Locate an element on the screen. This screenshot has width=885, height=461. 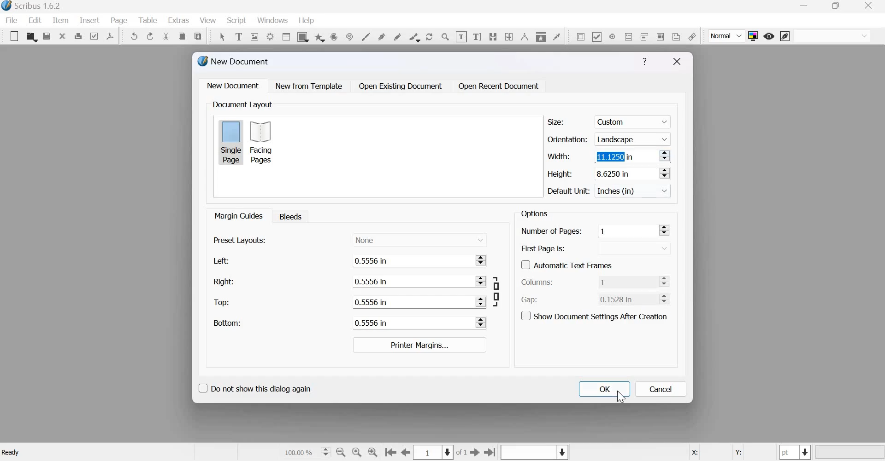
bezier curve is located at coordinates (383, 36).